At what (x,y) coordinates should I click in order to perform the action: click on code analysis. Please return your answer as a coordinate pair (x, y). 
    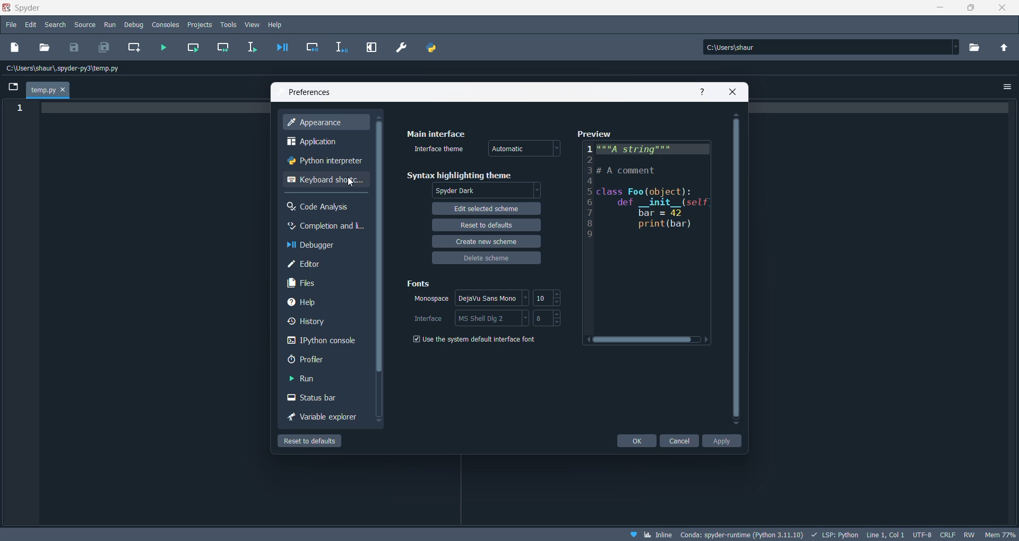
    Looking at the image, I should click on (321, 207).